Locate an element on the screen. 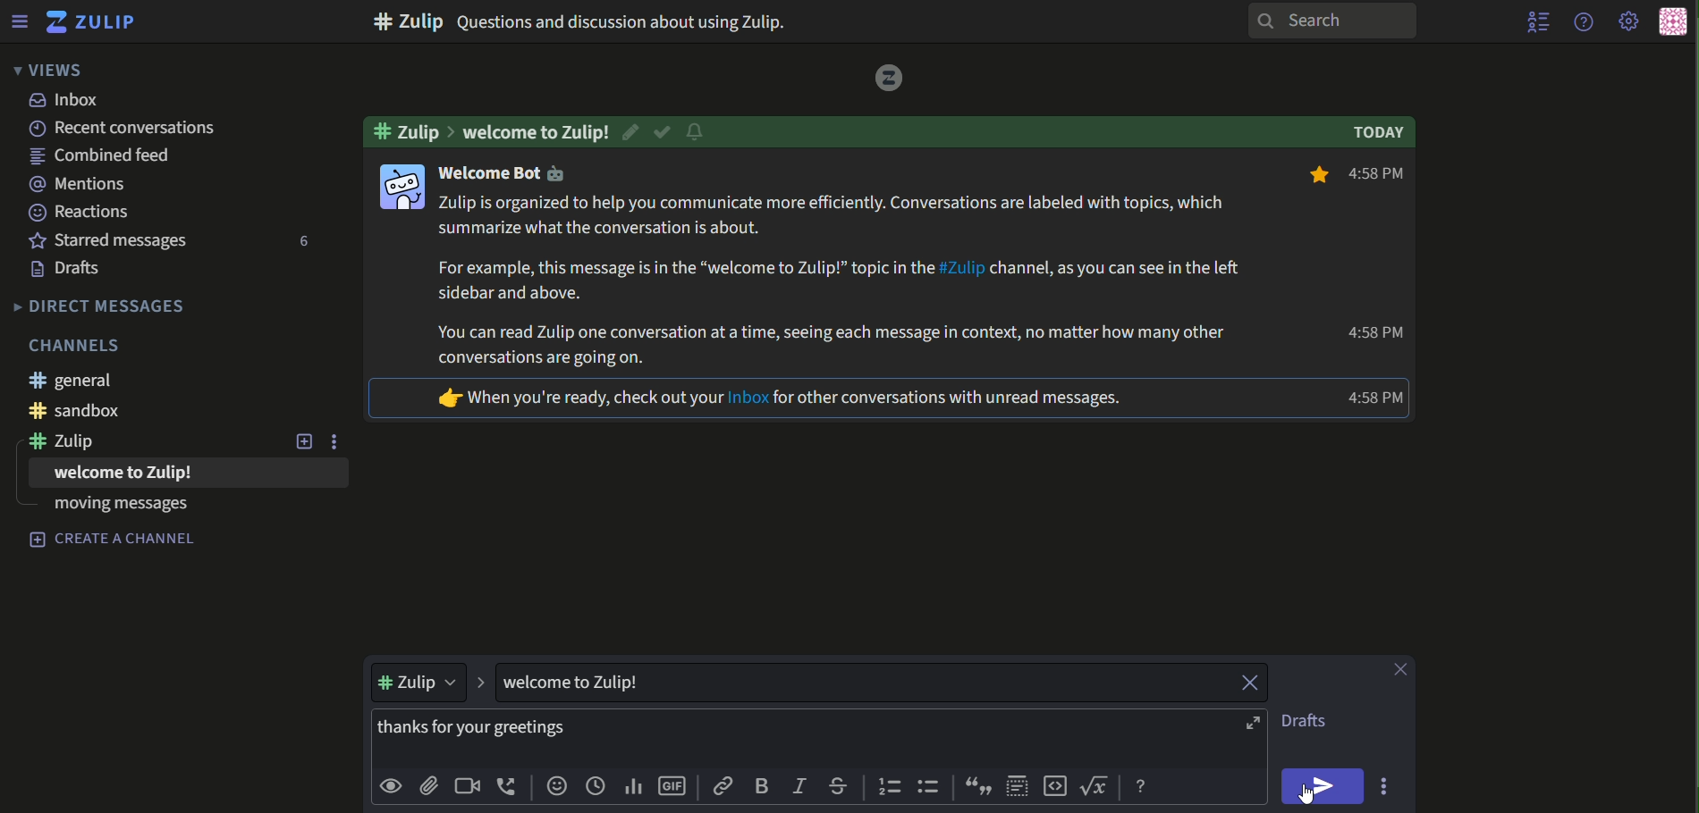 The image size is (1699, 813). math is located at coordinates (1098, 787).